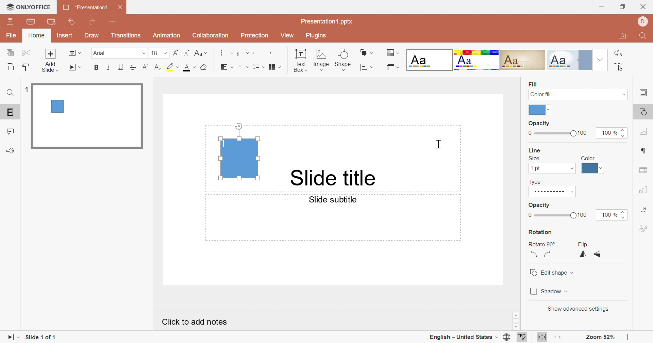  I want to click on Plugins, so click(318, 35).